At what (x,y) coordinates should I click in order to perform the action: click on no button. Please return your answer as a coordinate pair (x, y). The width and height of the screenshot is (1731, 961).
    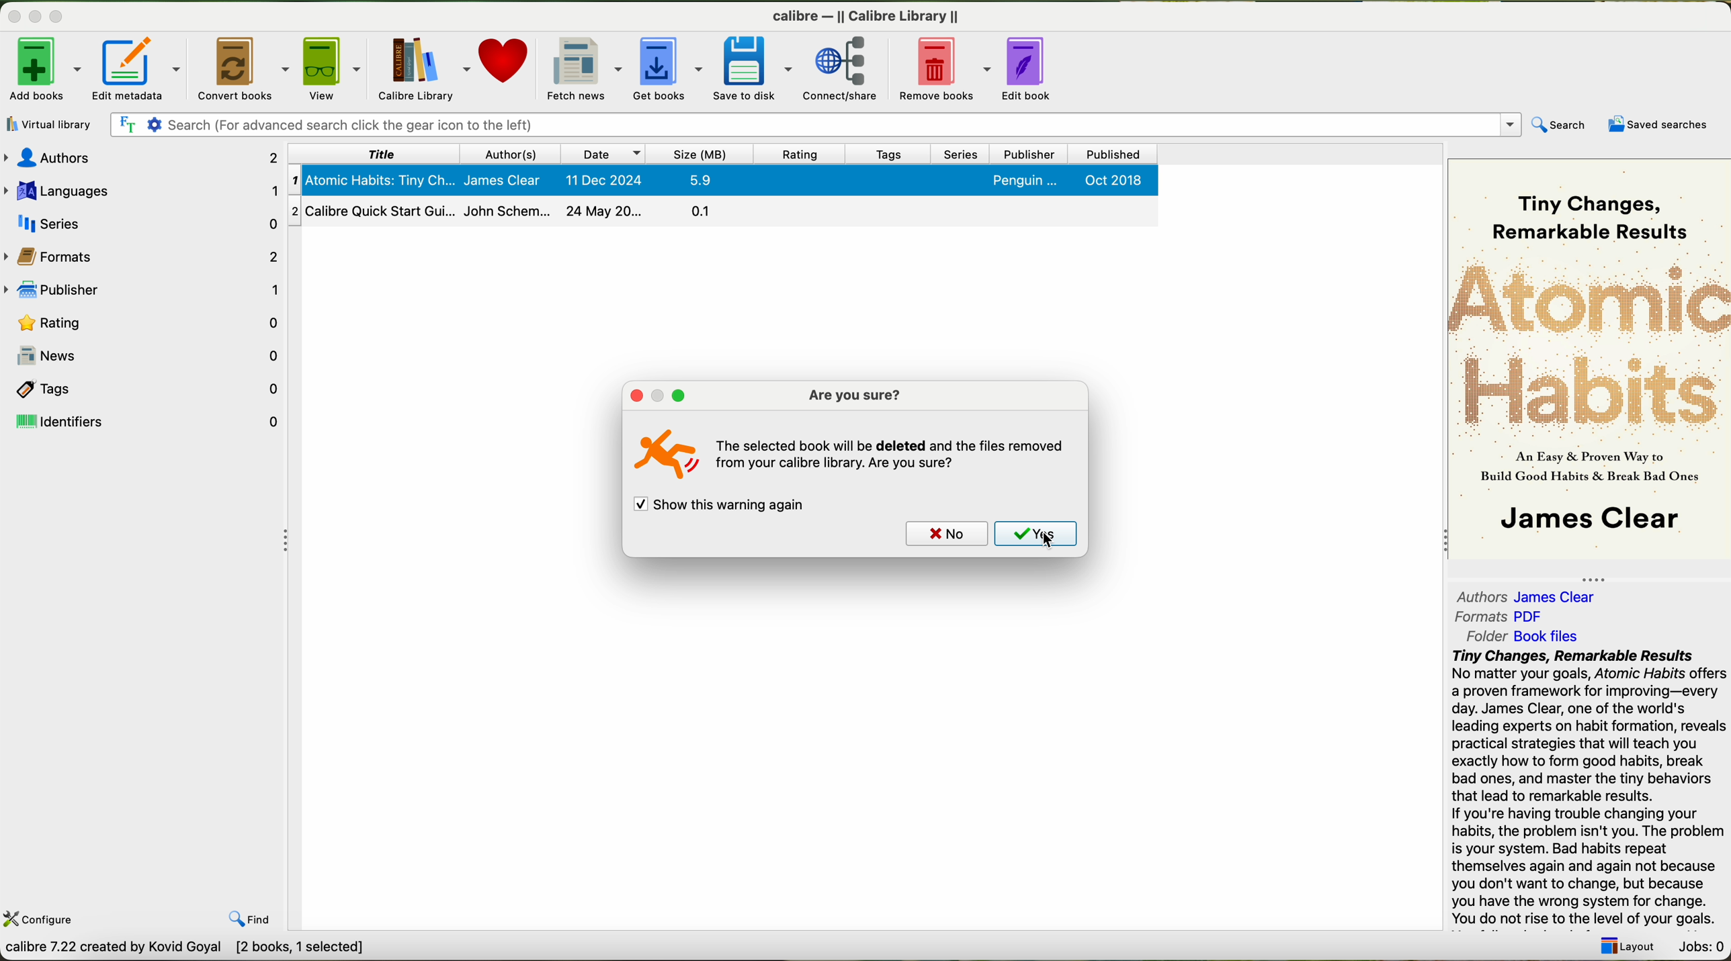
    Looking at the image, I should click on (943, 533).